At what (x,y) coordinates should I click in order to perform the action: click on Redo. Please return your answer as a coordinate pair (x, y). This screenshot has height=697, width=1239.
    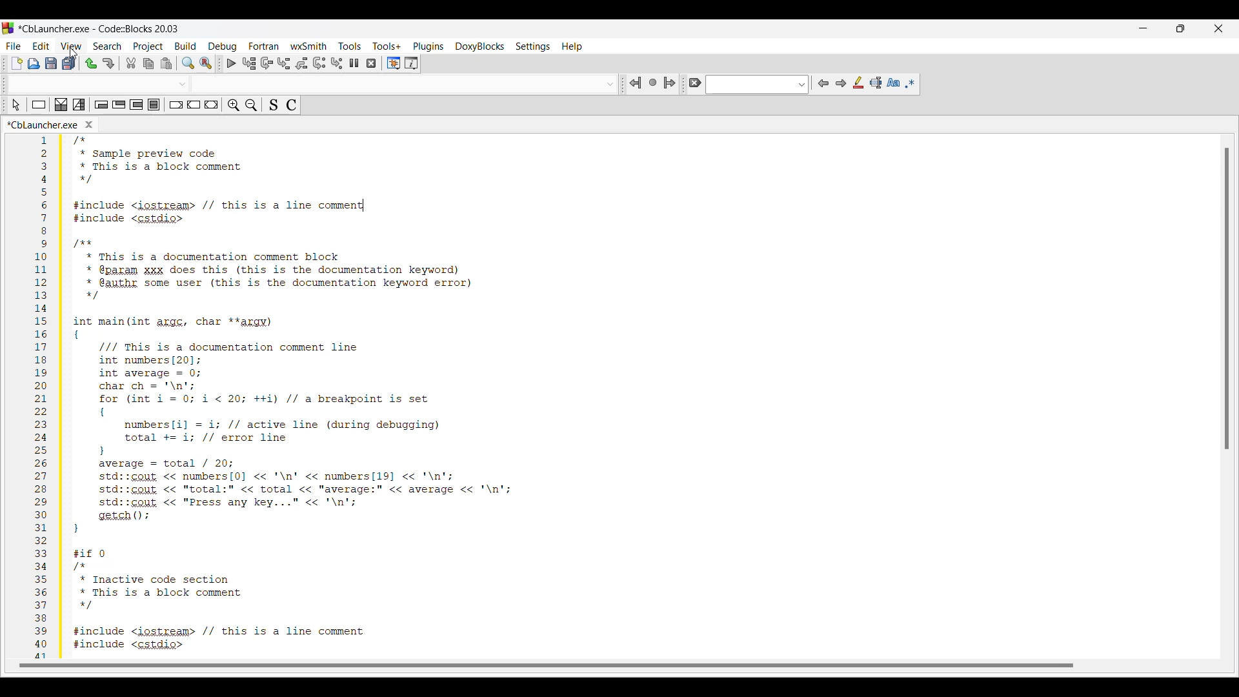
    Looking at the image, I should click on (108, 63).